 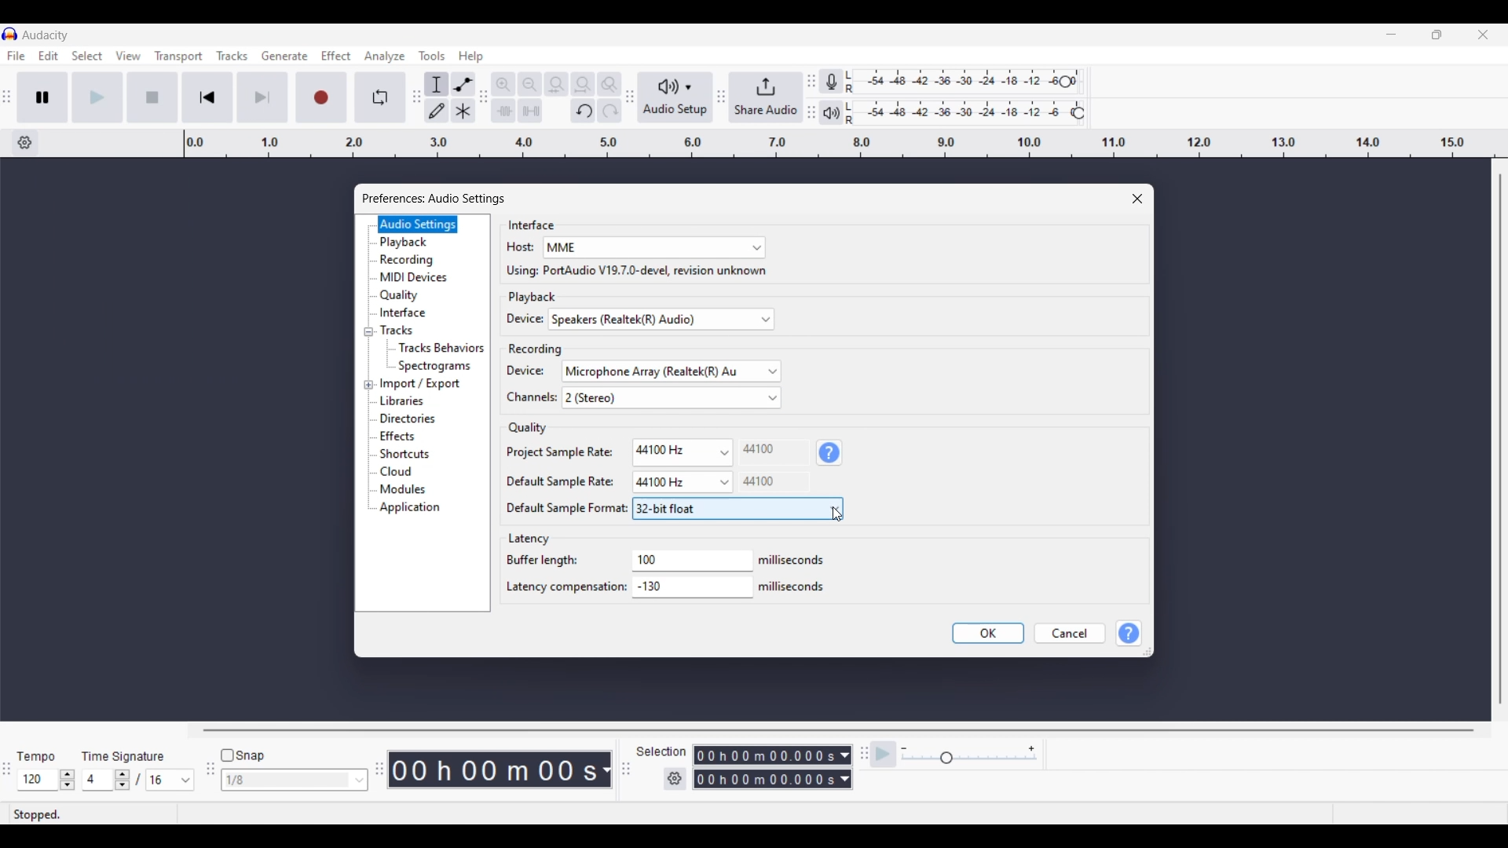 I want to click on Channels options, so click(x=672, y=397).